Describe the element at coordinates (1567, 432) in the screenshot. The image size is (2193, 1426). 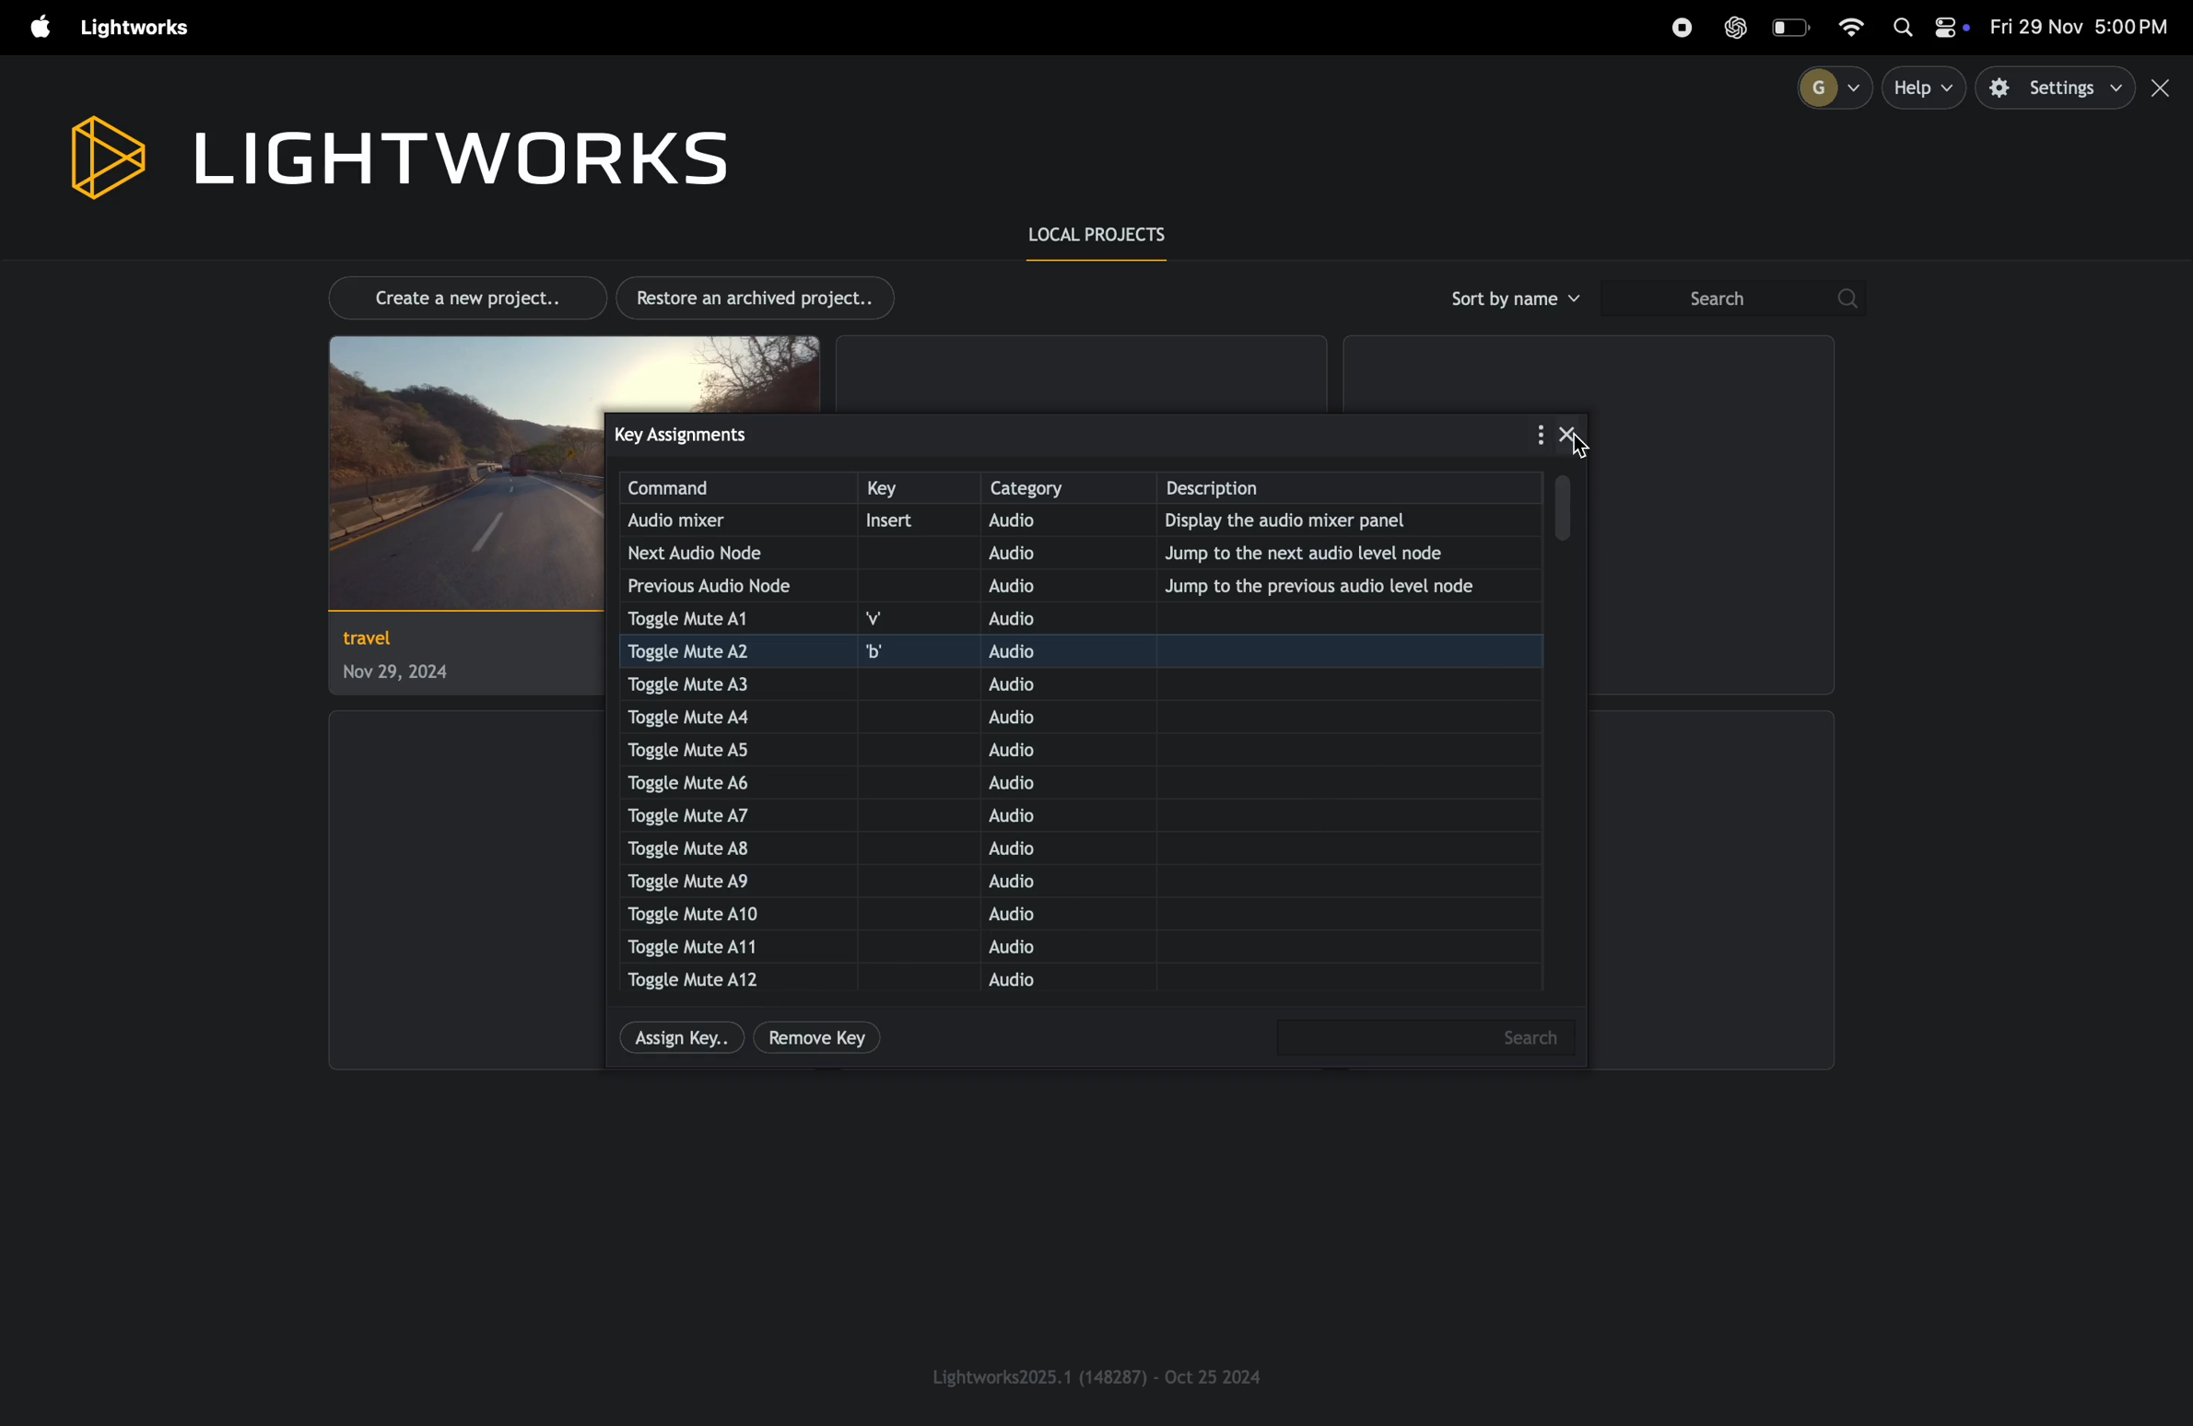
I see `close` at that location.